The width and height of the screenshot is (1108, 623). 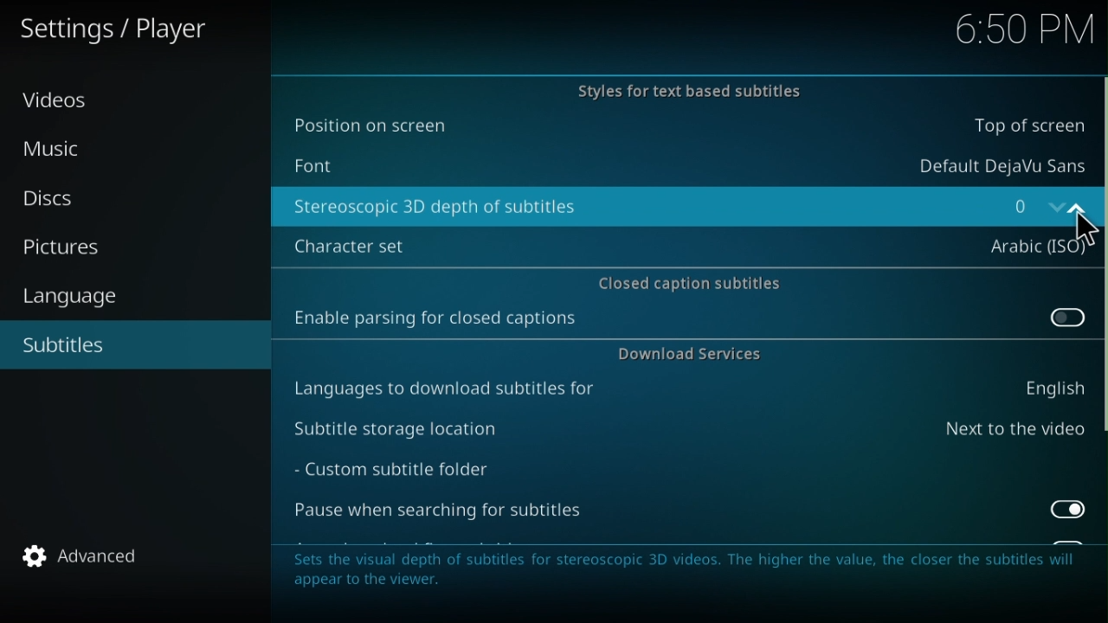 What do you see at coordinates (1079, 233) in the screenshot?
I see `Cursor` at bounding box center [1079, 233].